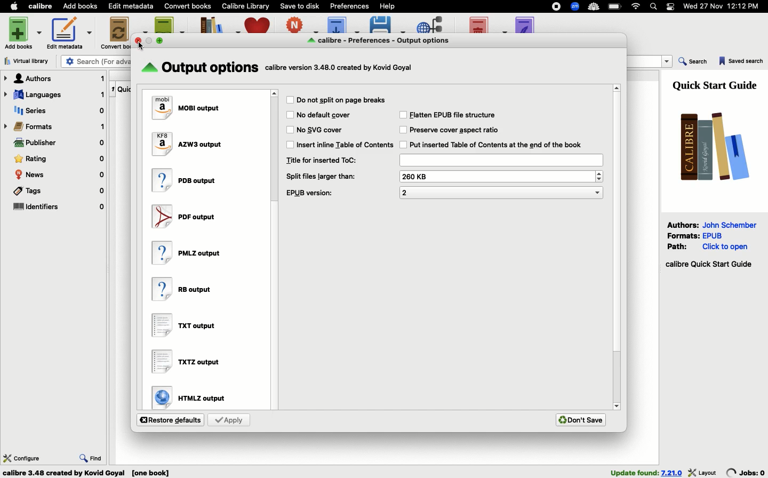 The width and height of the screenshot is (768, 478). I want to click on Scroll, so click(274, 252).